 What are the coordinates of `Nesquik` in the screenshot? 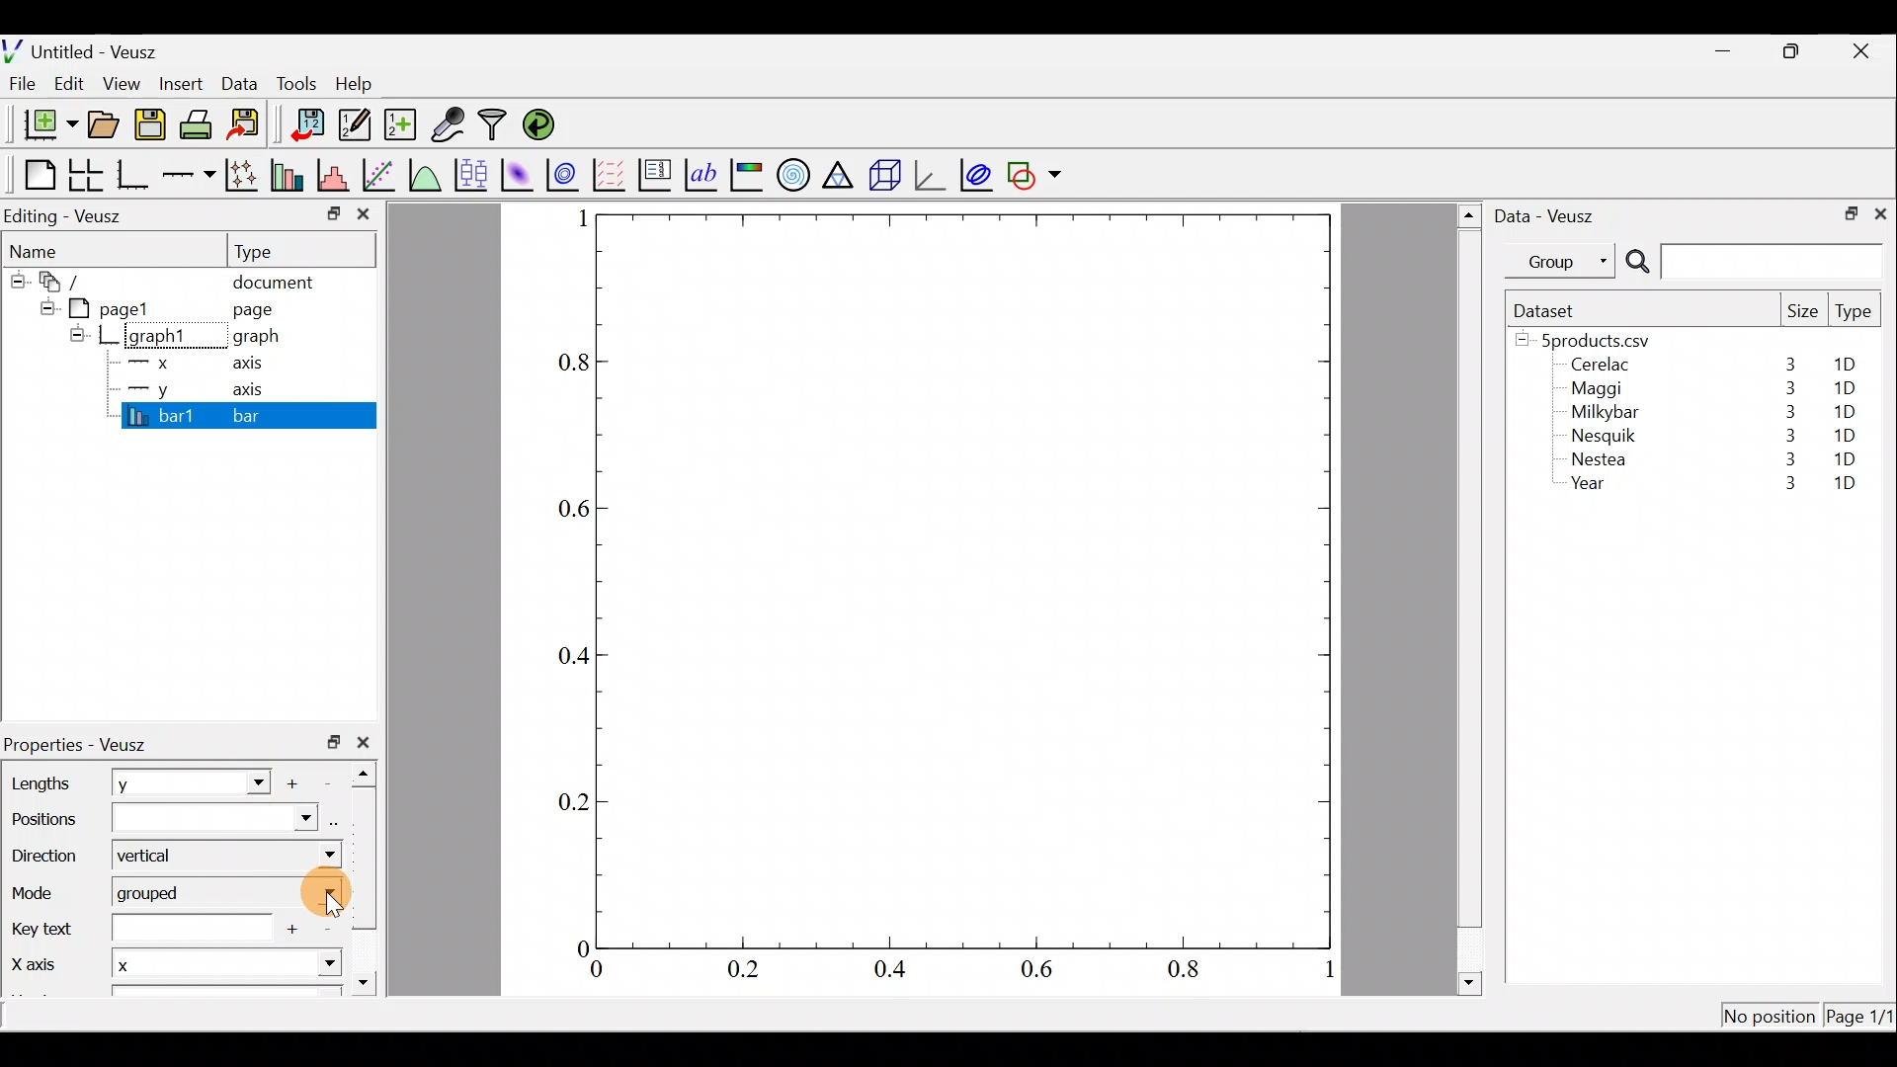 It's located at (1601, 436).